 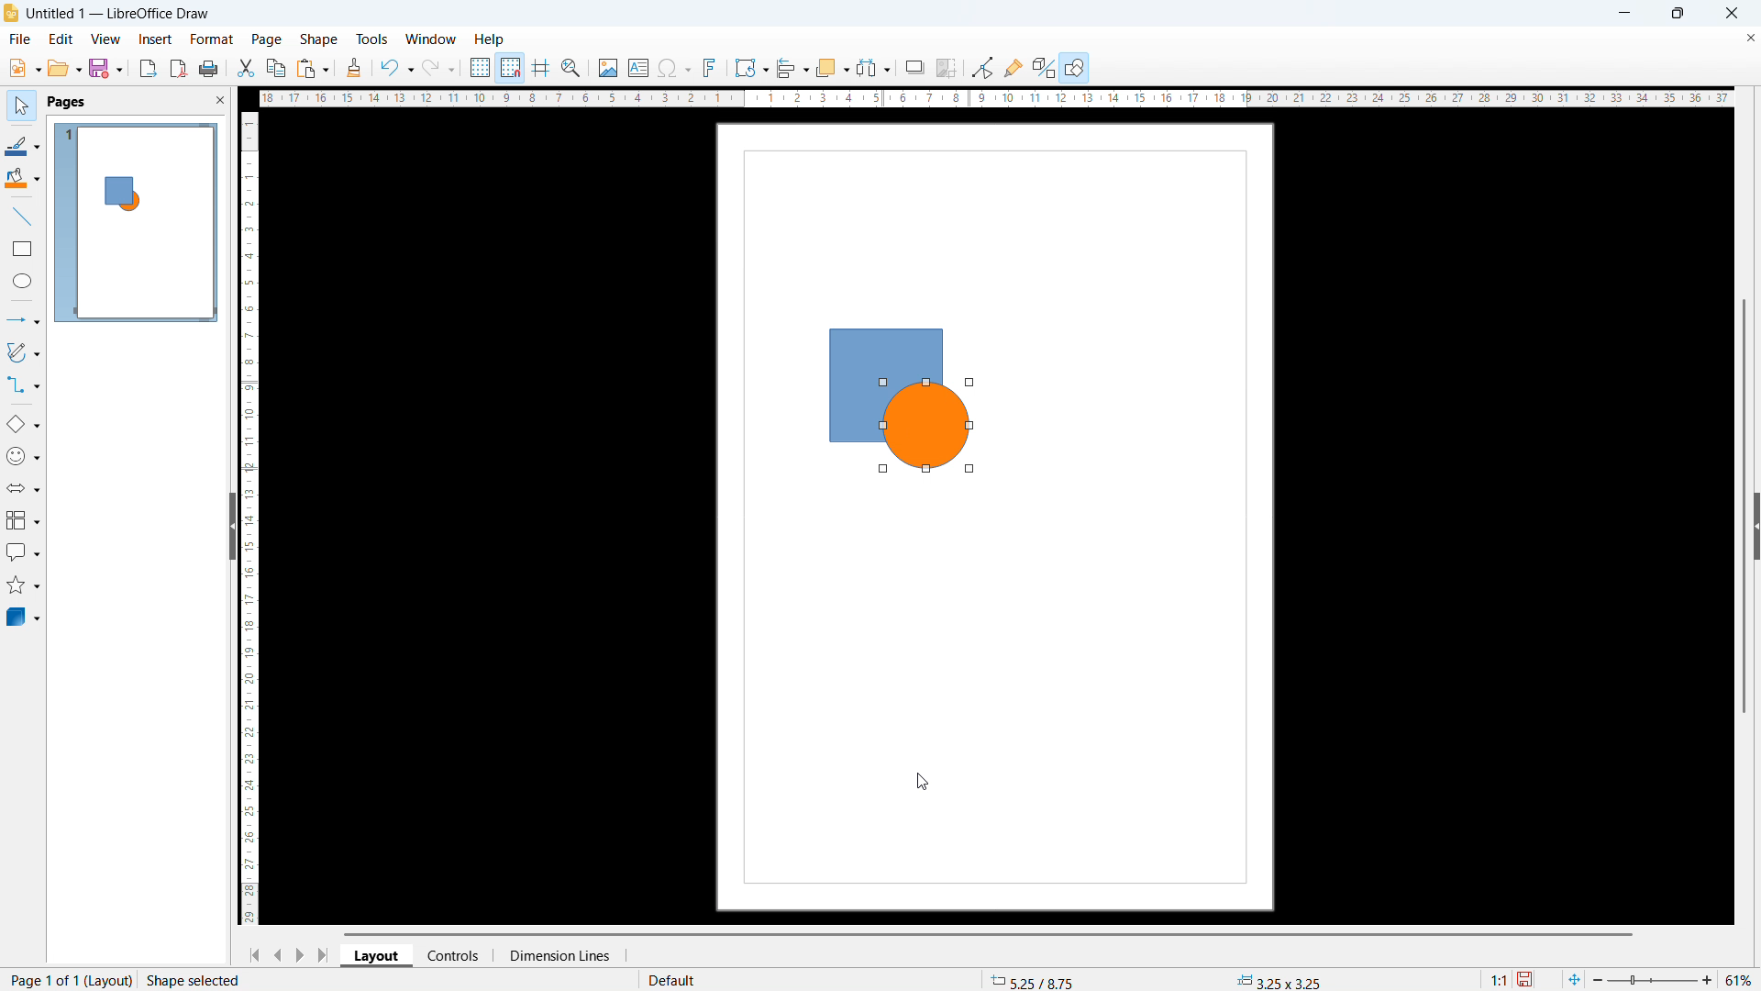 What do you see at coordinates (21, 39) in the screenshot?
I see `file ` at bounding box center [21, 39].